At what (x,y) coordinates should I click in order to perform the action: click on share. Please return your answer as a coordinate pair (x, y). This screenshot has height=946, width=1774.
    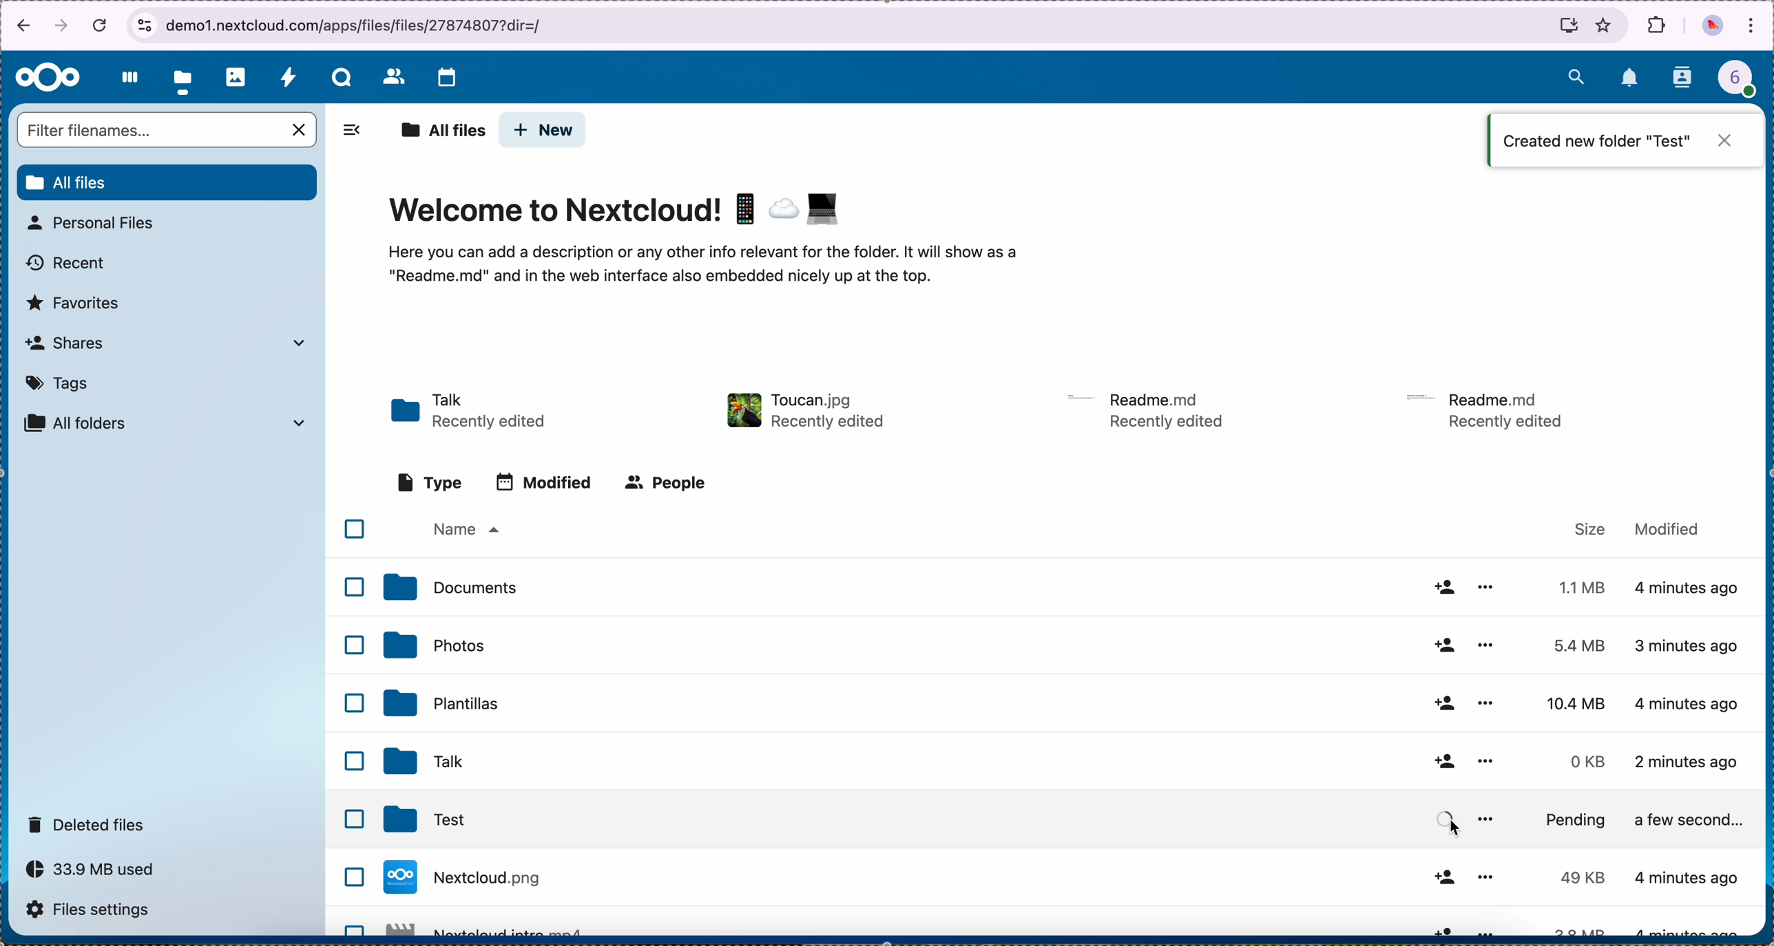
    Looking at the image, I should click on (1442, 762).